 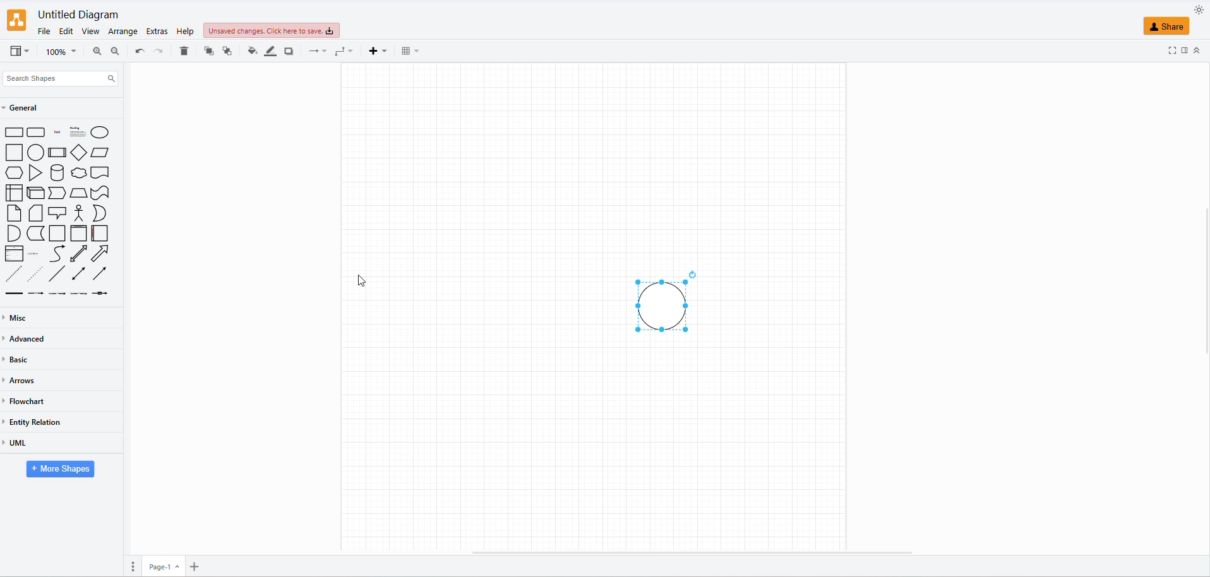 I want to click on TRAPEZOID, so click(x=80, y=193).